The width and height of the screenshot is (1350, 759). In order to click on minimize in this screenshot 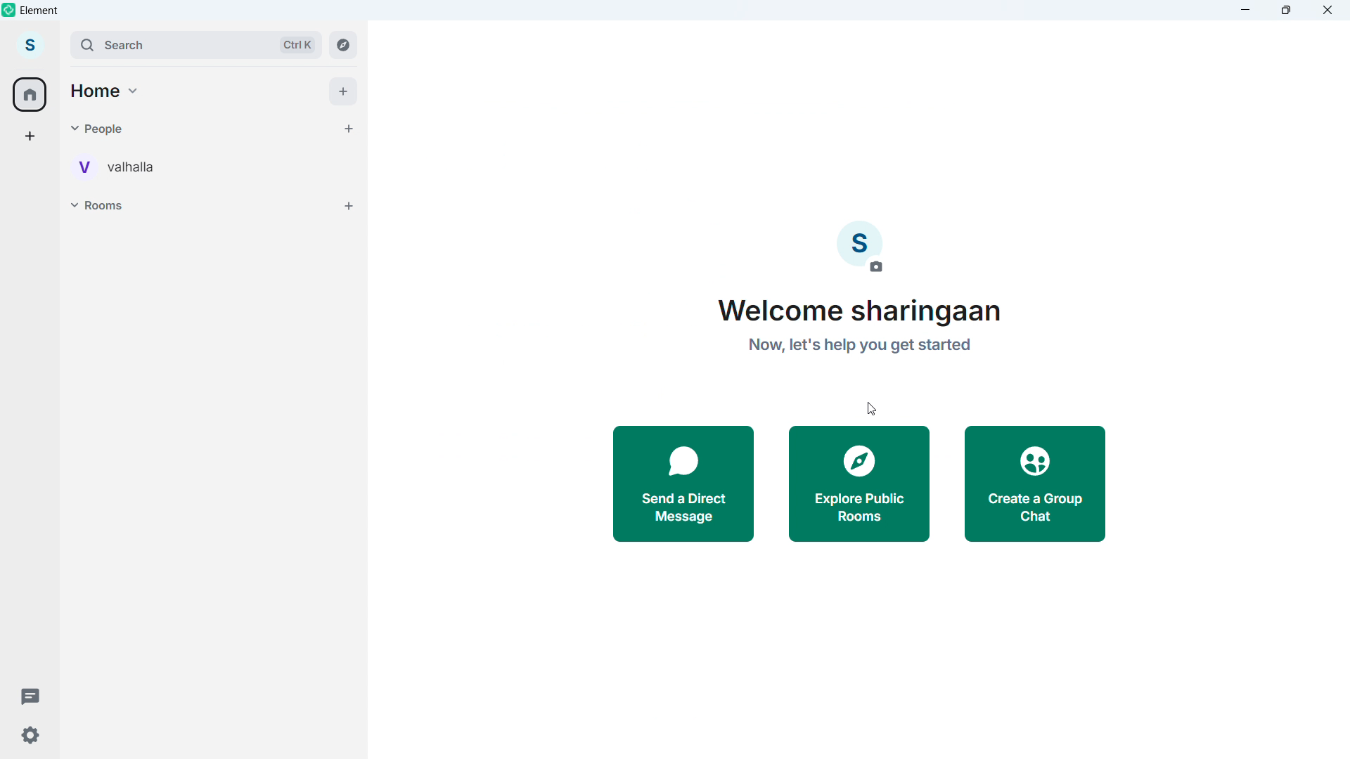, I will do `click(1246, 10)`.